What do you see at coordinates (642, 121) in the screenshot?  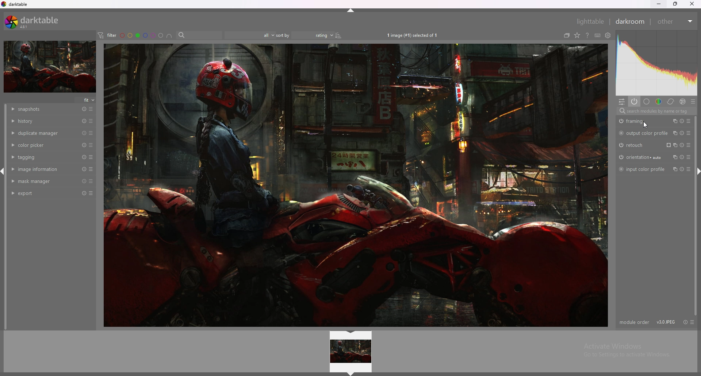 I see `framing` at bounding box center [642, 121].